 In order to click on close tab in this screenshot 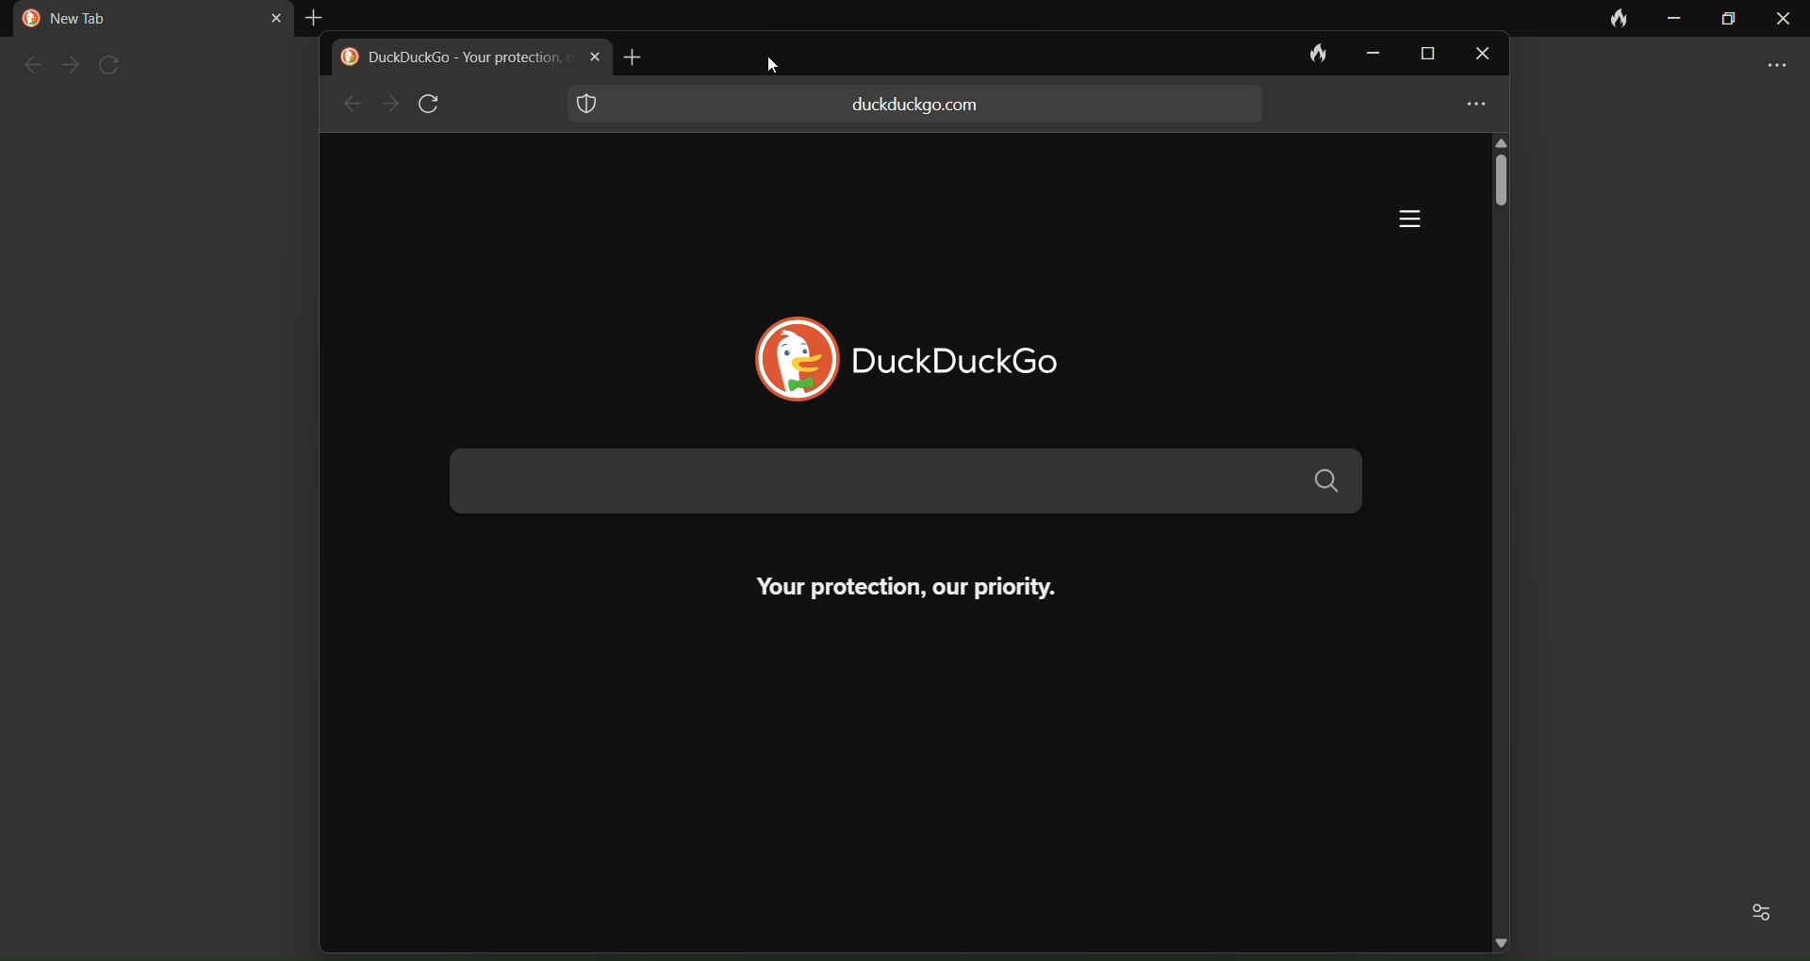, I will do `click(261, 18)`.